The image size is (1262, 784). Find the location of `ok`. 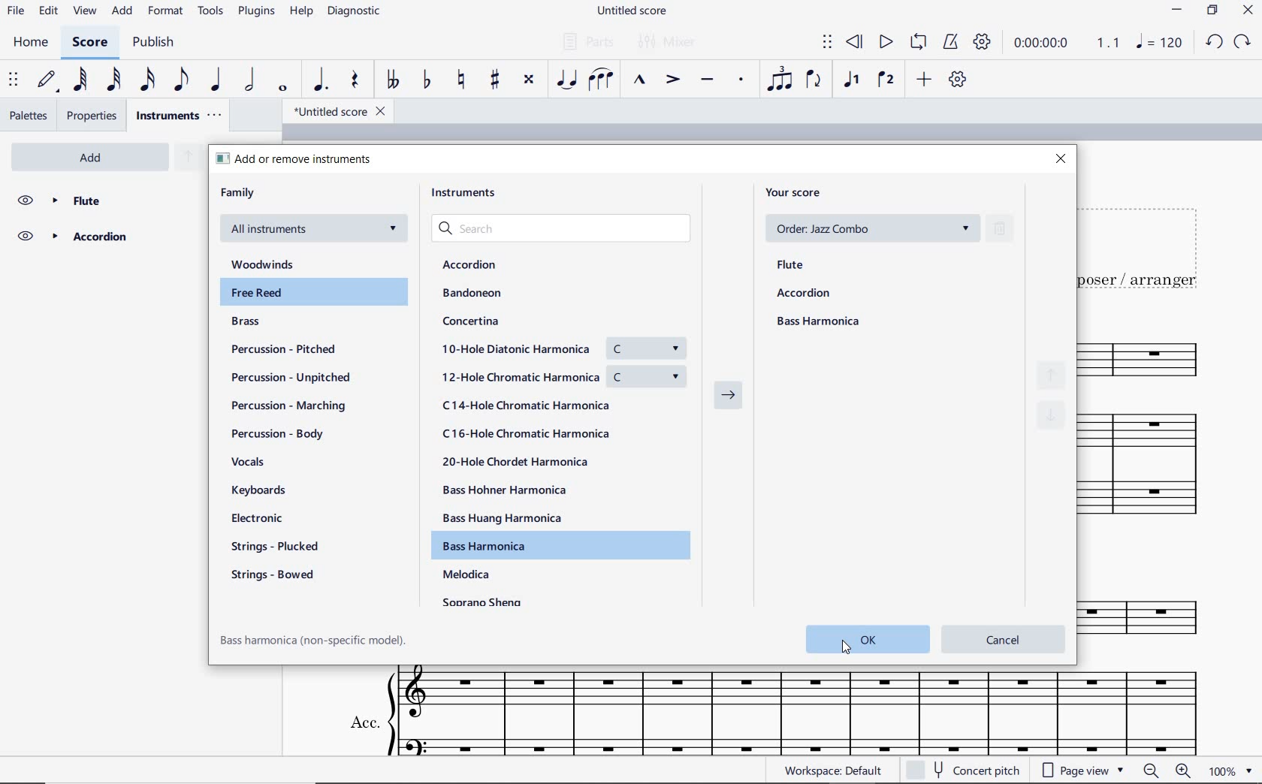

ok is located at coordinates (896, 640).